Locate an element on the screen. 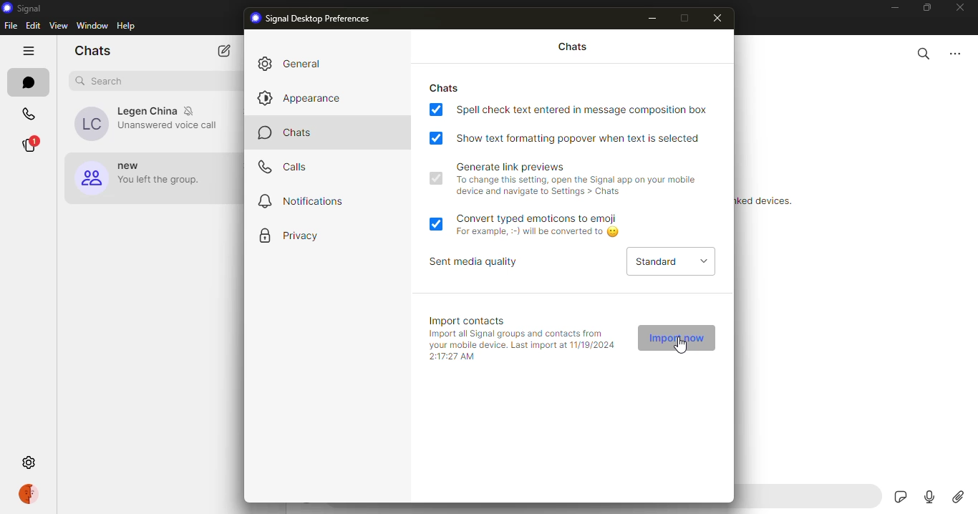 The height and width of the screenshot is (514, 978). standard is located at coordinates (652, 262).